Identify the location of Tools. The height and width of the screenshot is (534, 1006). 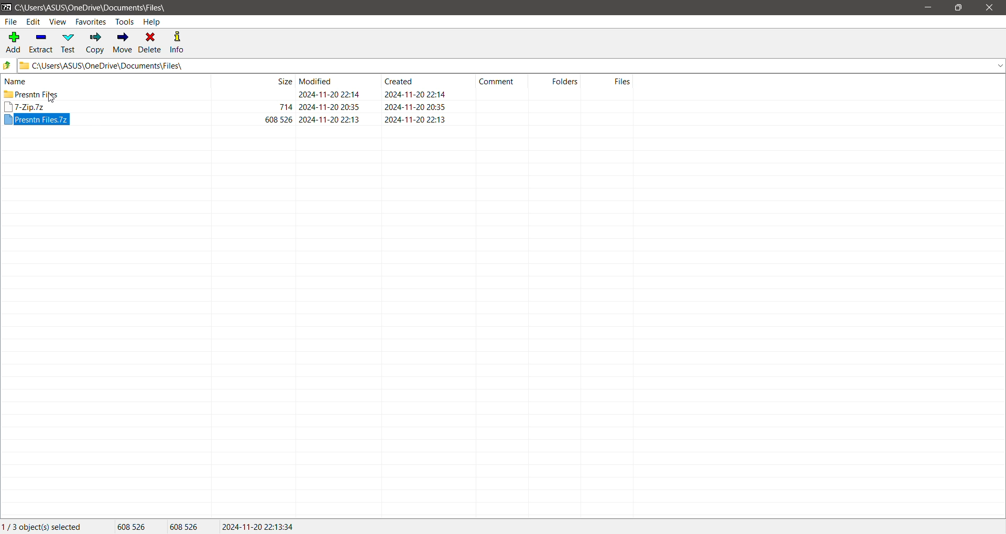
(124, 22).